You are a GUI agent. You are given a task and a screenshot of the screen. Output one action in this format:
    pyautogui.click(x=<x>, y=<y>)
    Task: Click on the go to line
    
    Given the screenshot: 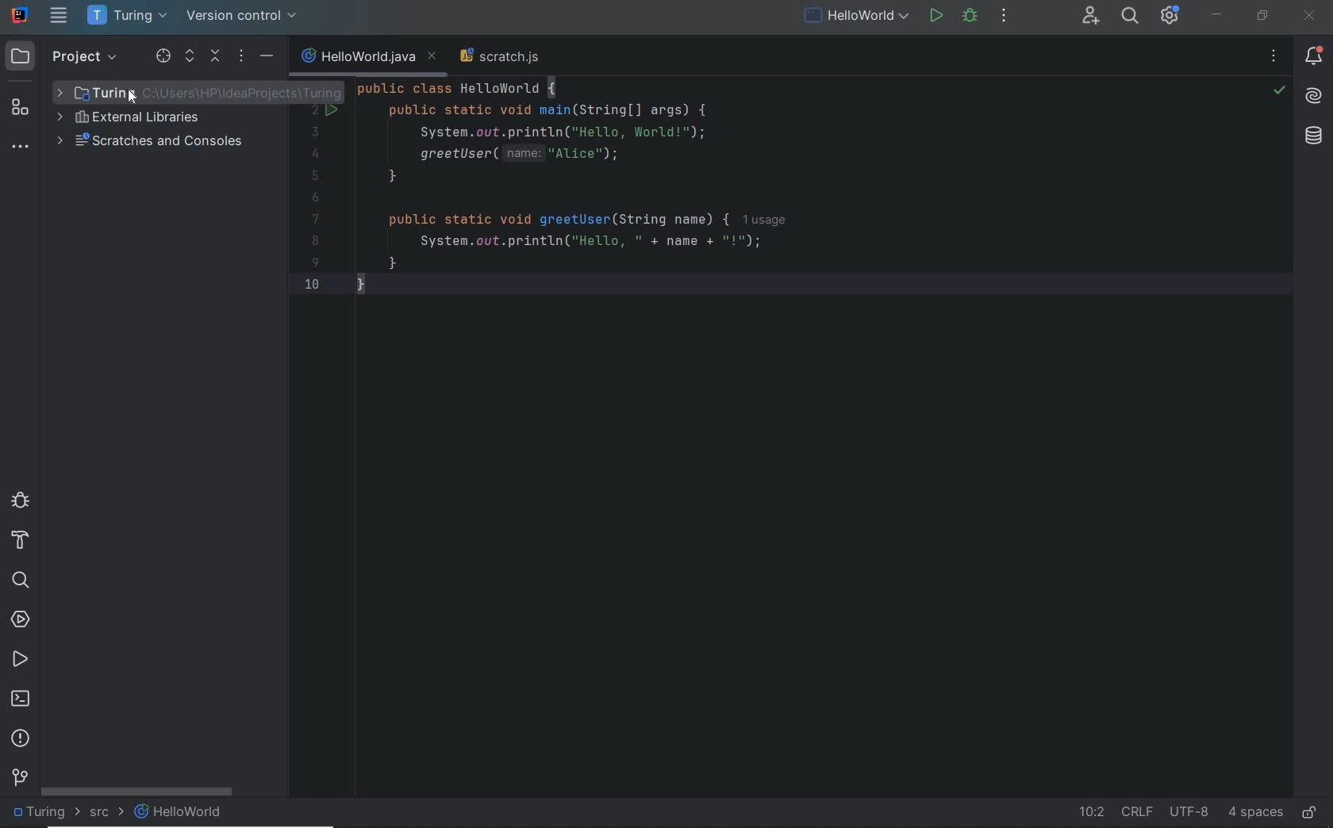 What is the action you would take?
    pyautogui.click(x=1089, y=812)
    